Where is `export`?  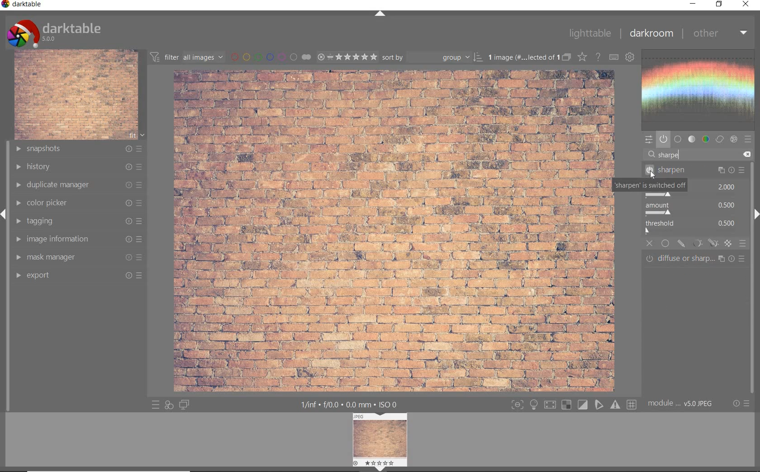 export is located at coordinates (78, 277).